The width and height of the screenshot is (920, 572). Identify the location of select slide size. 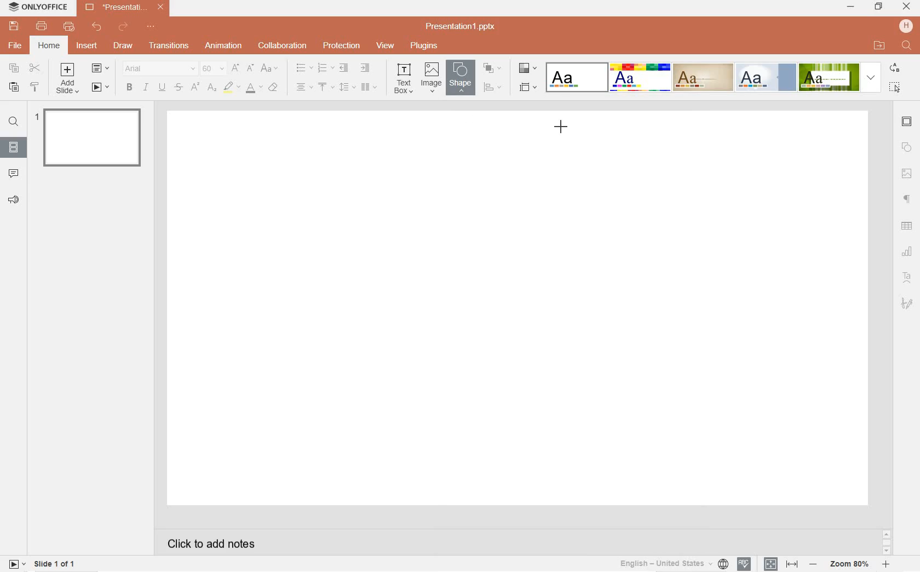
(527, 88).